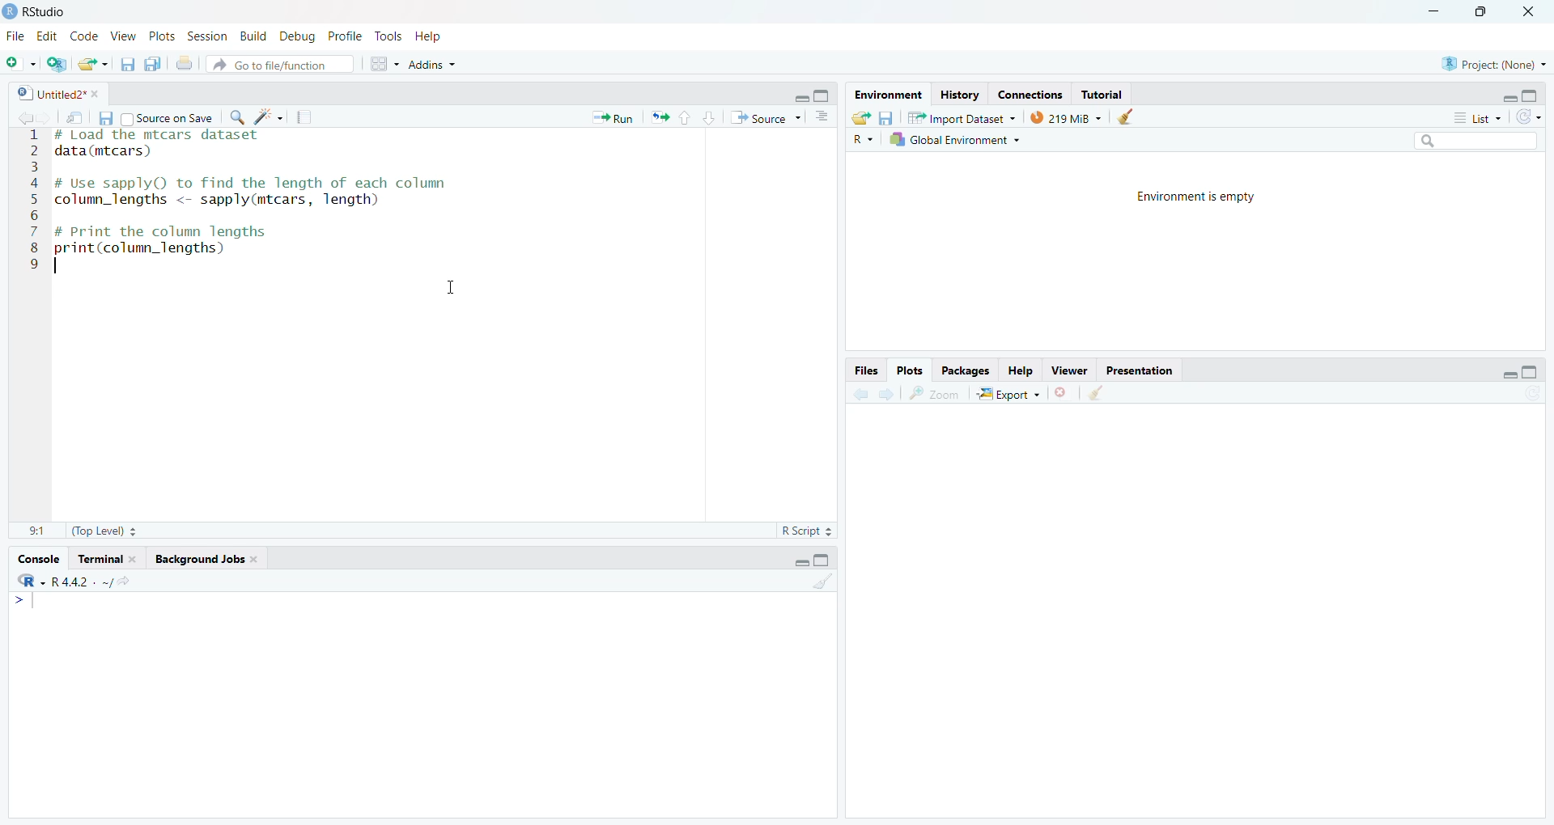  Describe the element at coordinates (911, 371) in the screenshot. I see `Plots` at that location.